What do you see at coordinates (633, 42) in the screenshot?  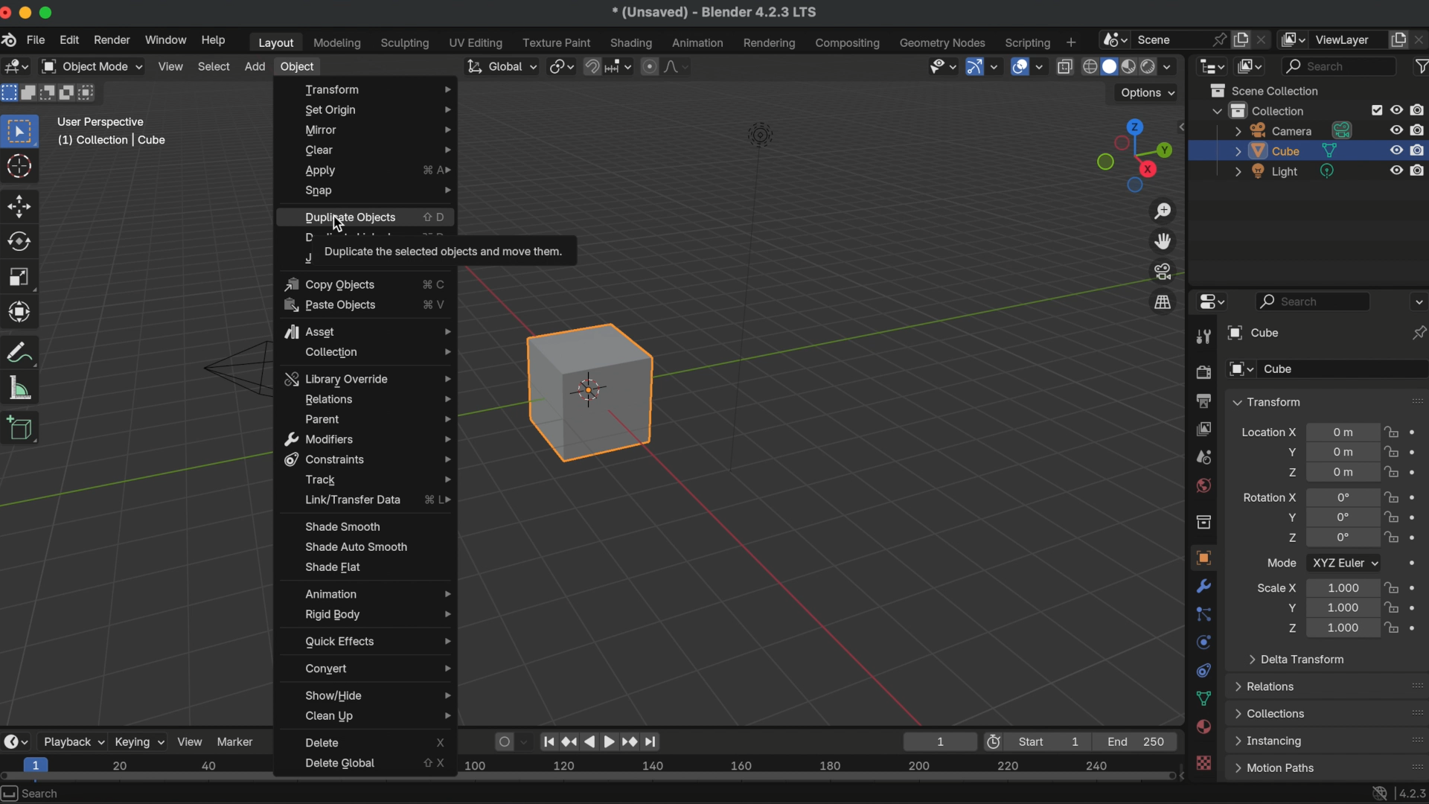 I see `shading` at bounding box center [633, 42].